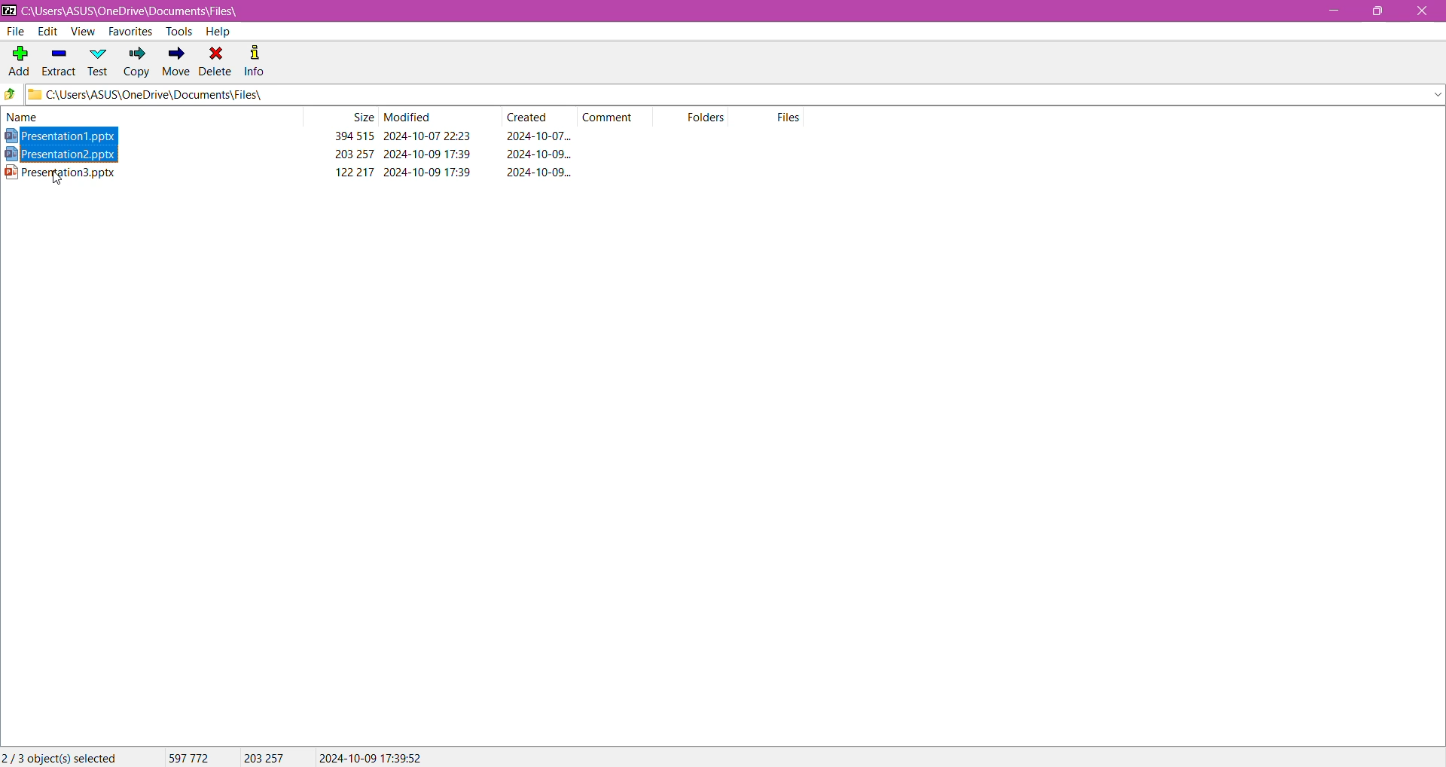  Describe the element at coordinates (56, 182) in the screenshot. I see `cursor` at that location.